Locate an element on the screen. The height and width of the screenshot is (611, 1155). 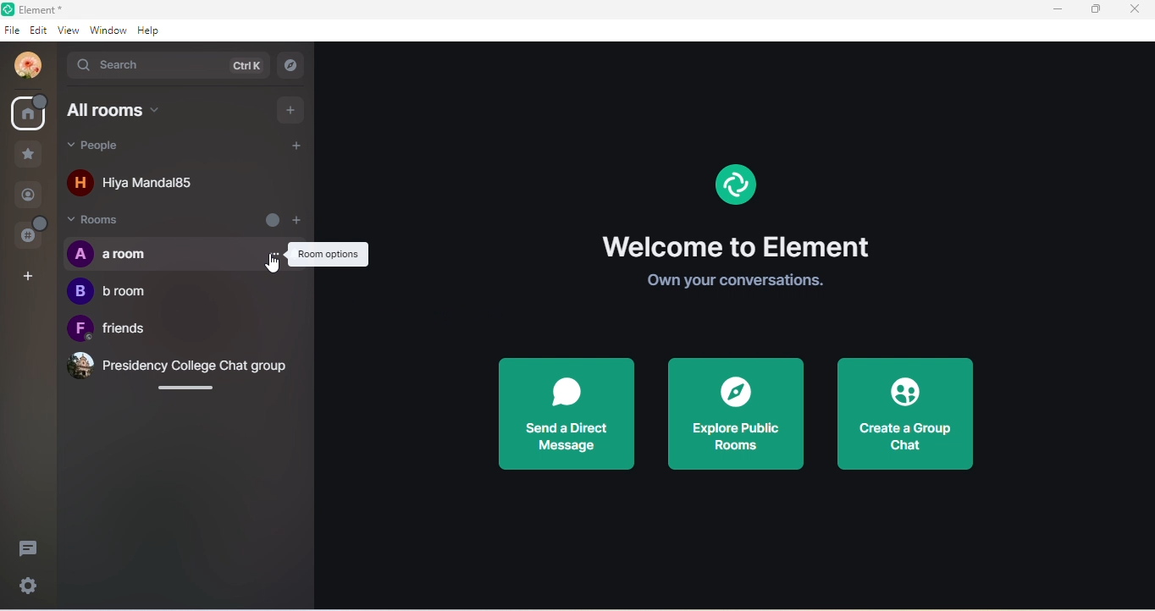
b room is located at coordinates (111, 294).